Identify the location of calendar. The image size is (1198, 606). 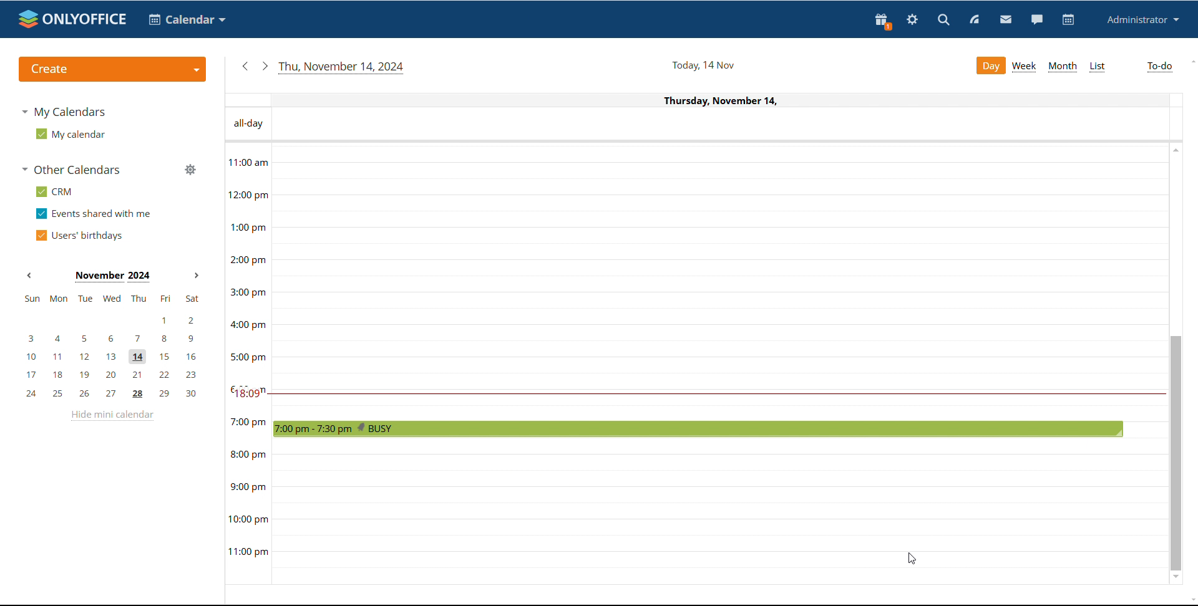
(1067, 21).